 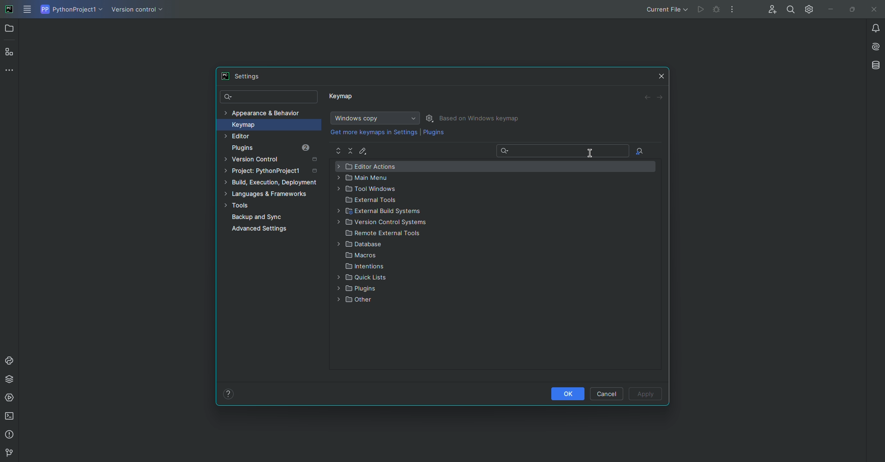 I want to click on Tools, so click(x=269, y=206).